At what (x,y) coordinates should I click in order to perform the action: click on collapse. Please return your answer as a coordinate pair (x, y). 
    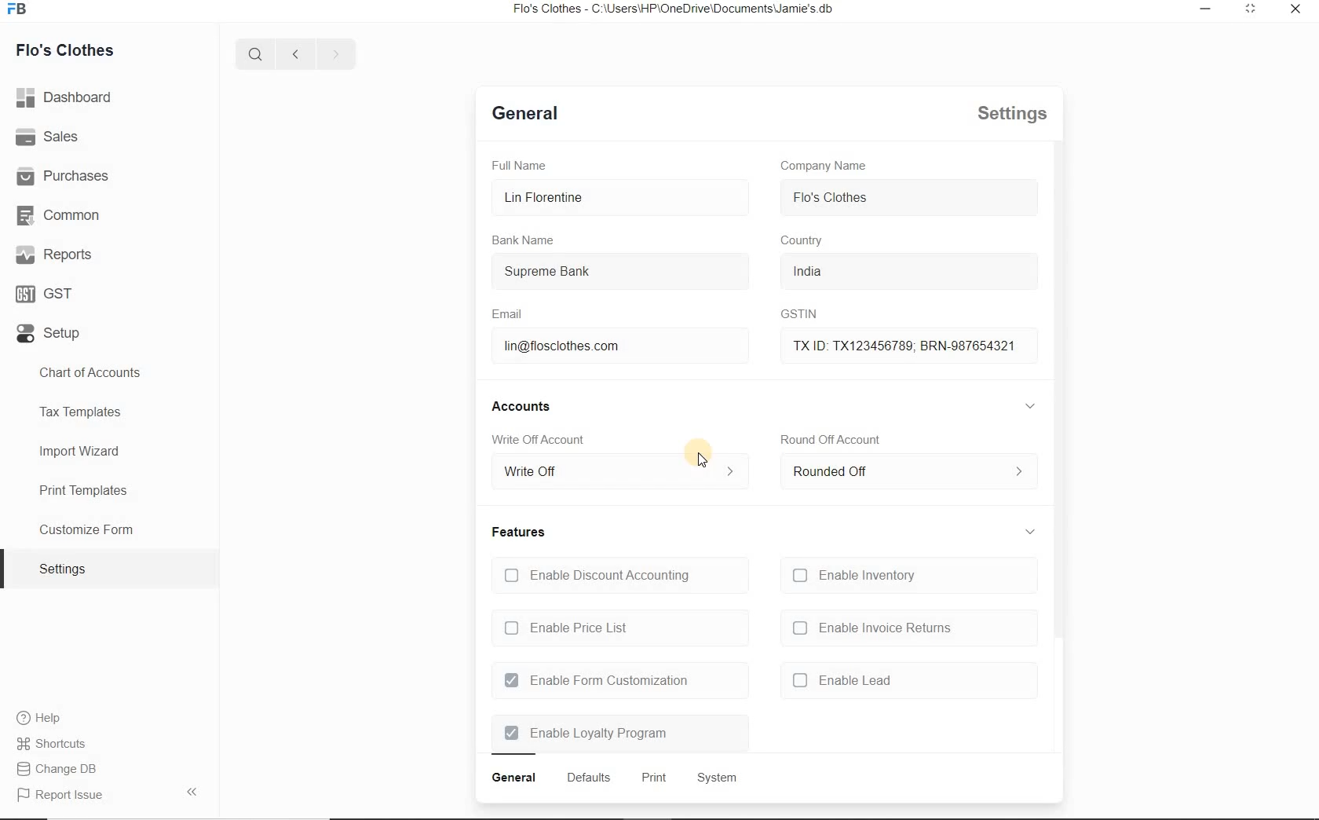
    Looking at the image, I should click on (1031, 528).